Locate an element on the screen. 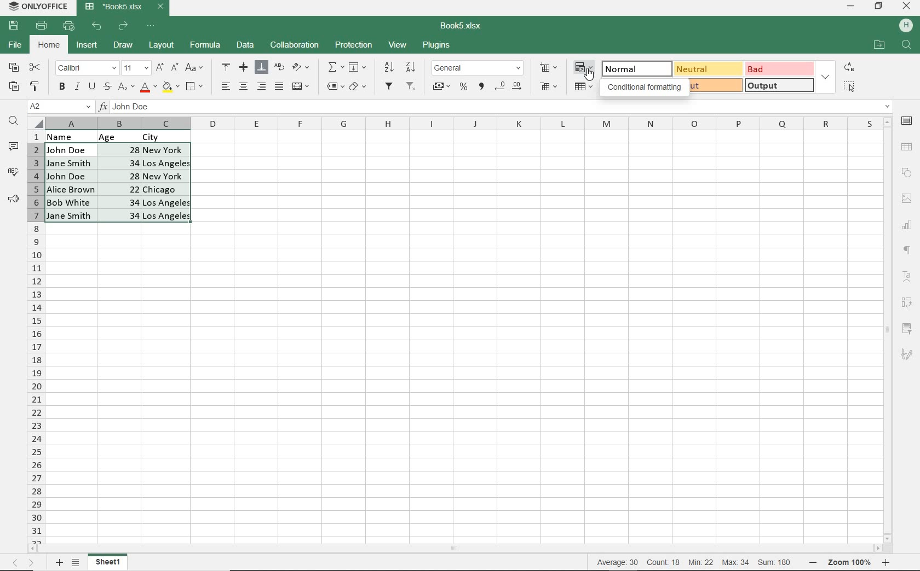  ALIGN LEFT is located at coordinates (225, 87).